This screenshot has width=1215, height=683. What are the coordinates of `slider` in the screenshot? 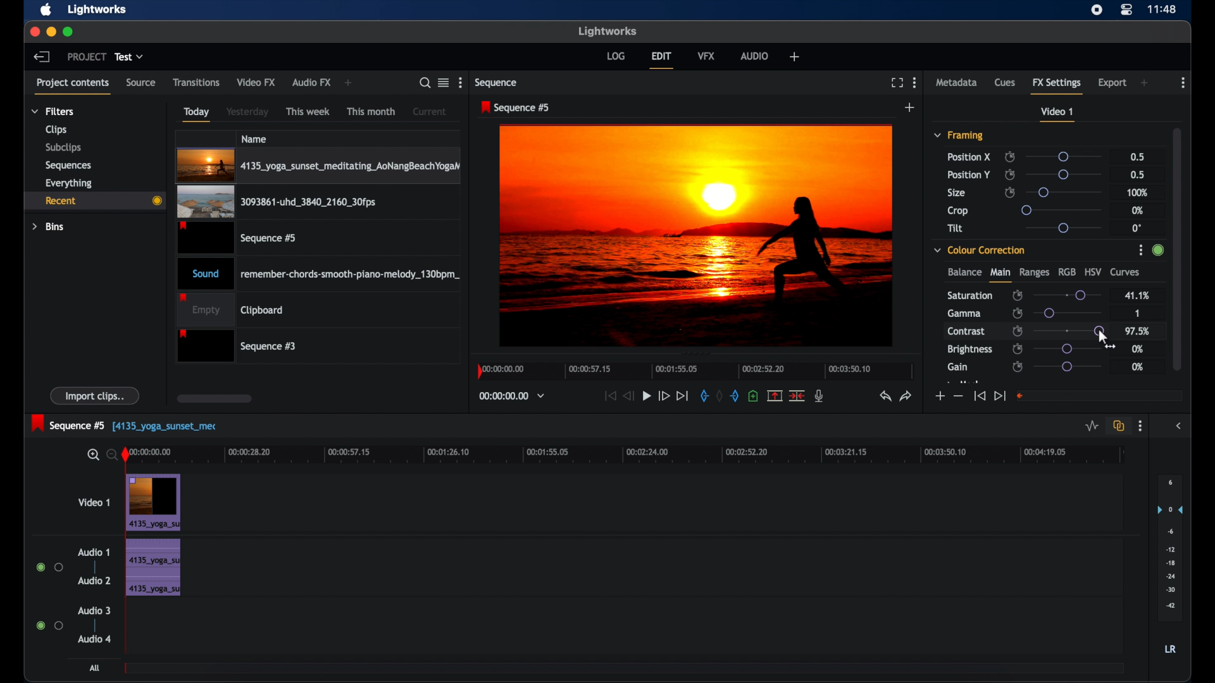 It's located at (1068, 331).